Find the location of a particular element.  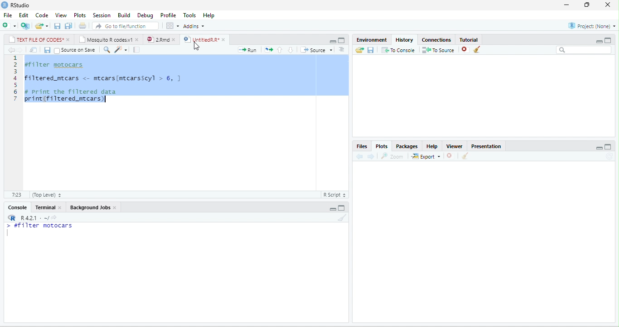

Background Jobs is located at coordinates (89, 207).